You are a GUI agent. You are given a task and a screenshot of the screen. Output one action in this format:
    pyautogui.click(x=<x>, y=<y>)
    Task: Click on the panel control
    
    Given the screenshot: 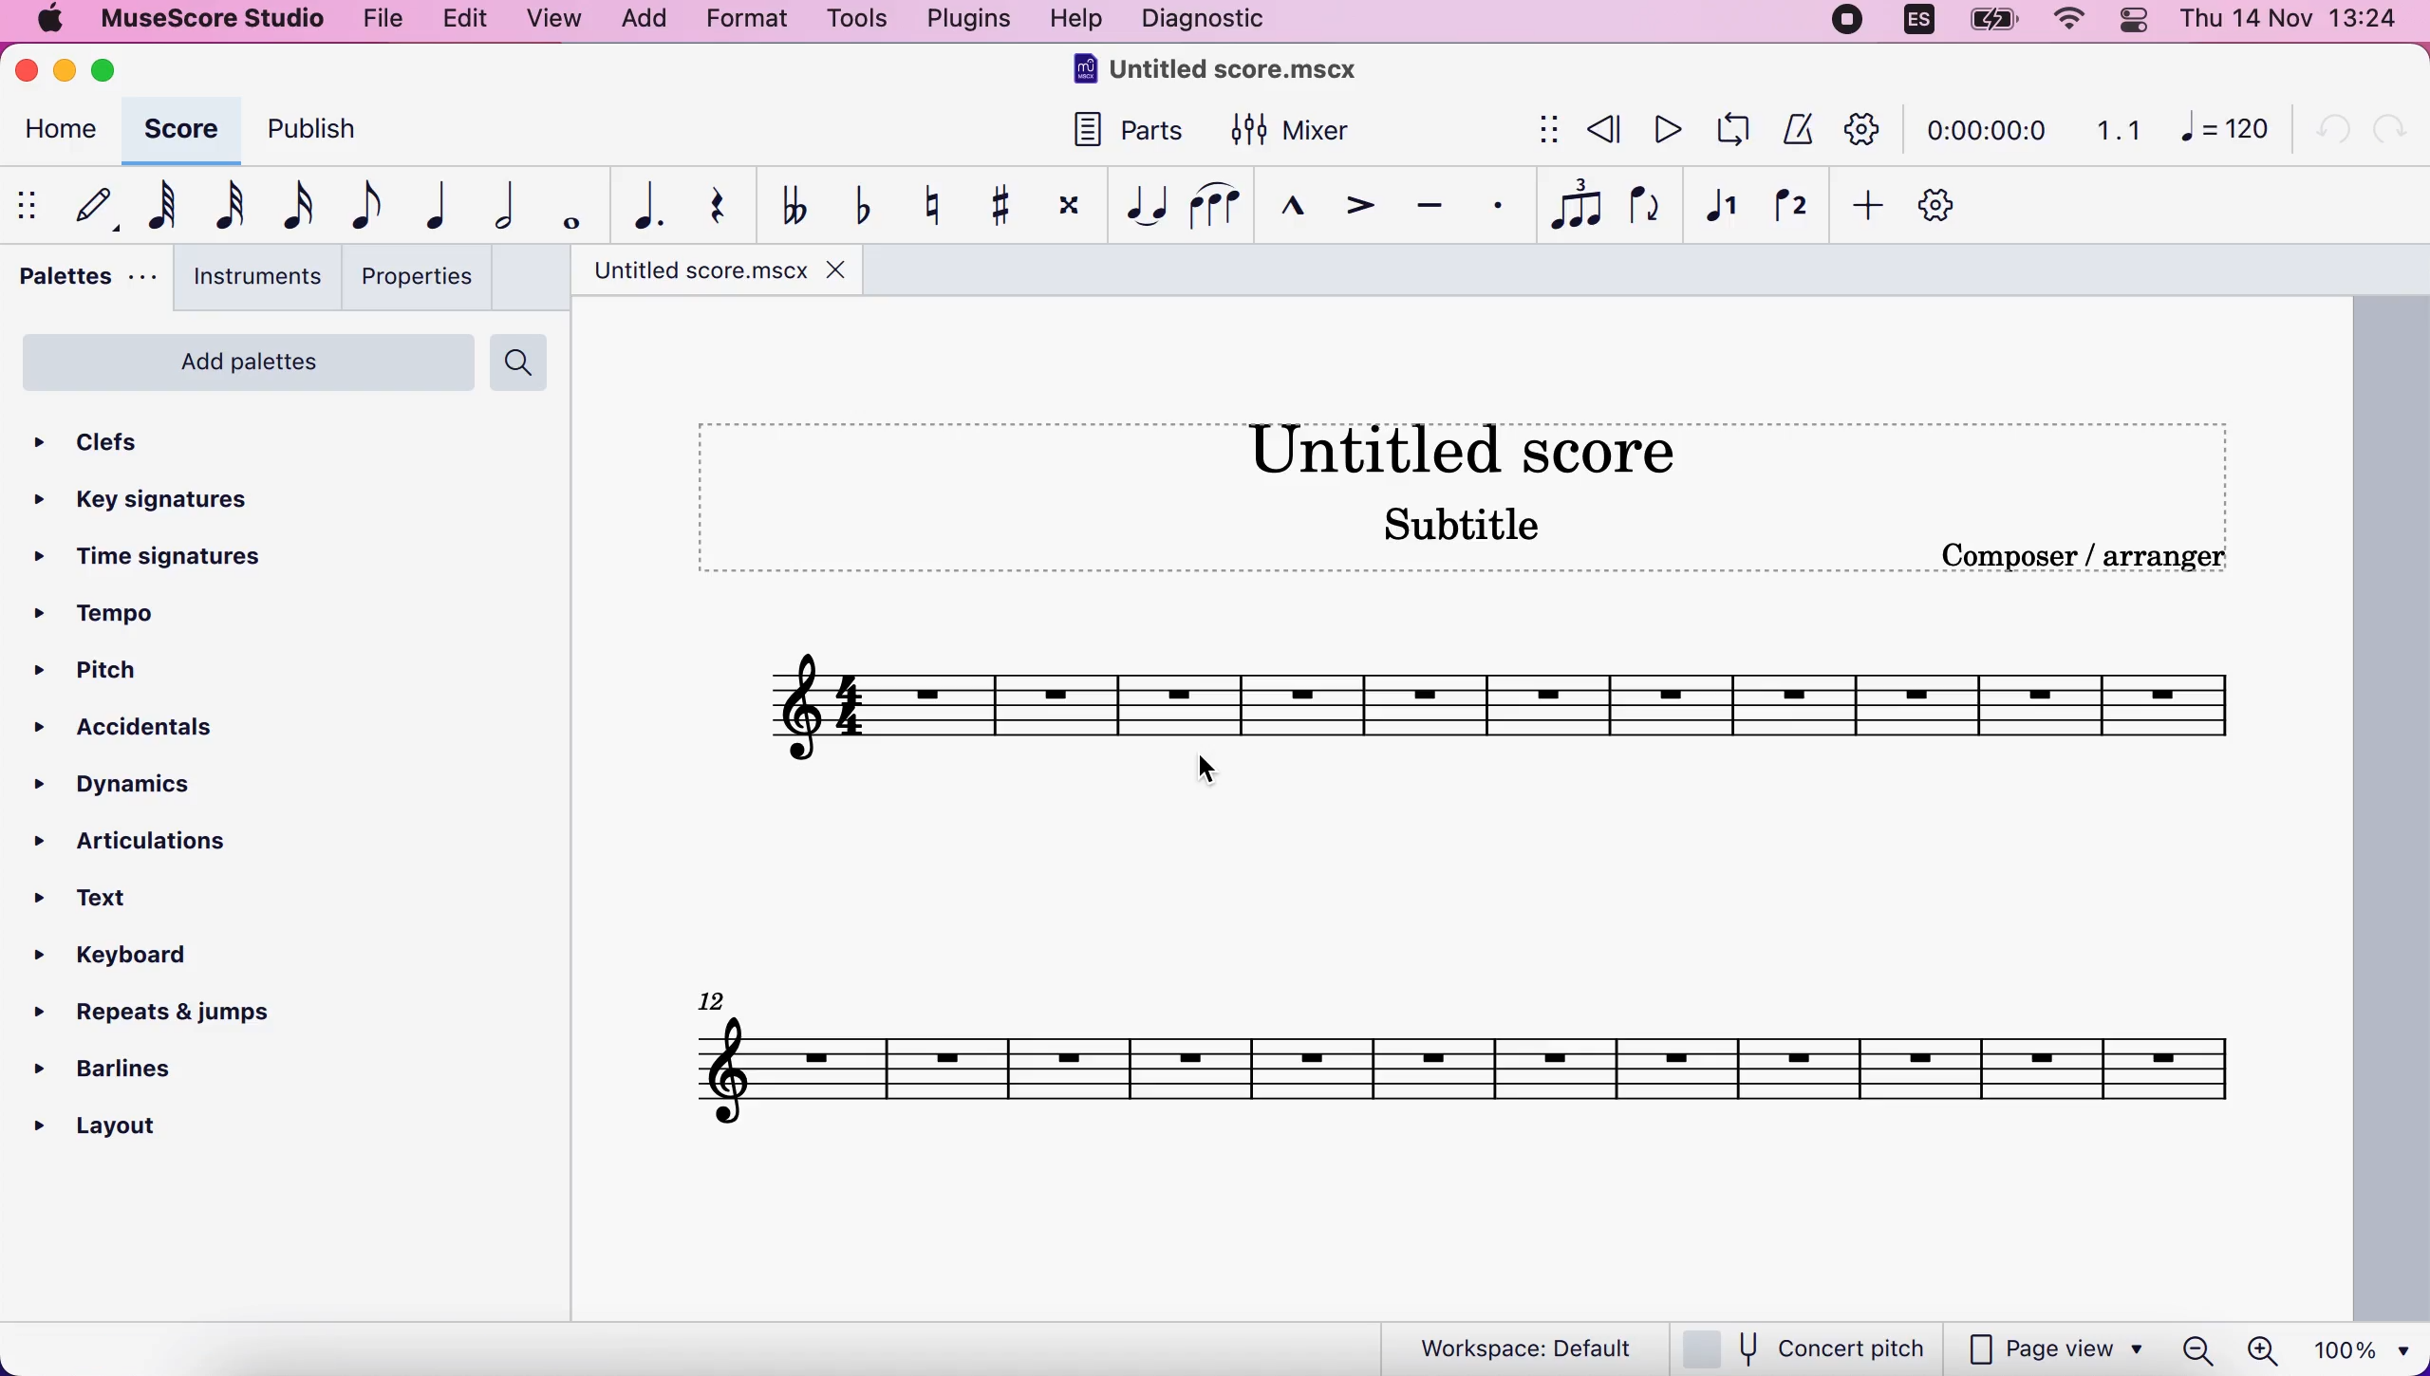 What is the action you would take?
    pyautogui.click(x=2132, y=23)
    